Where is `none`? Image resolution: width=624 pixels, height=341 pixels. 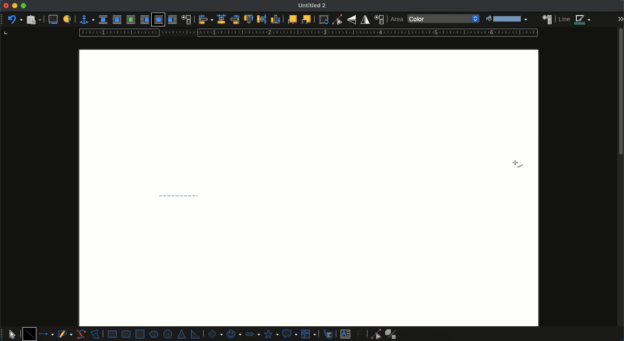
none is located at coordinates (103, 20).